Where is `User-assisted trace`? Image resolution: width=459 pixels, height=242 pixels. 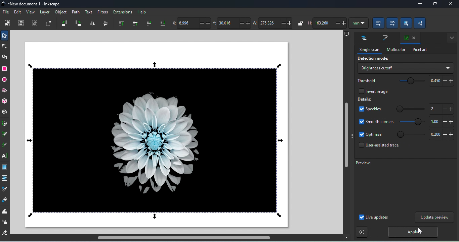
User-assisted trace is located at coordinates (378, 146).